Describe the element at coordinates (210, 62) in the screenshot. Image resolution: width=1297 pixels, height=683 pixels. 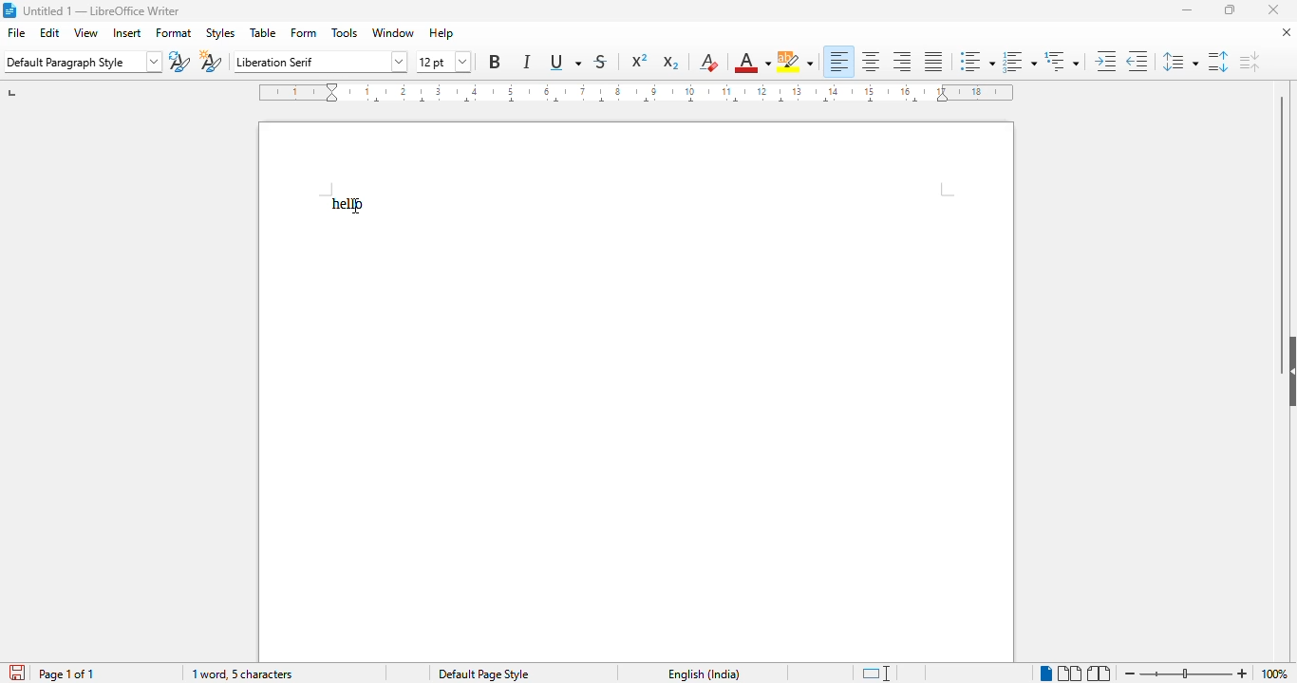
I see `new style from selection` at that location.